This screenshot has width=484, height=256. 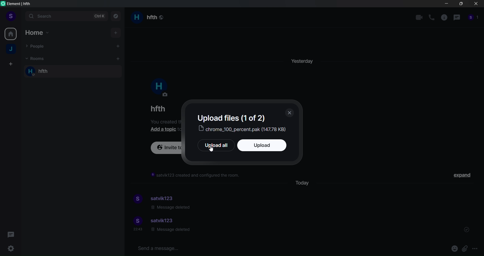 What do you see at coordinates (143, 18) in the screenshot?
I see `room name` at bounding box center [143, 18].